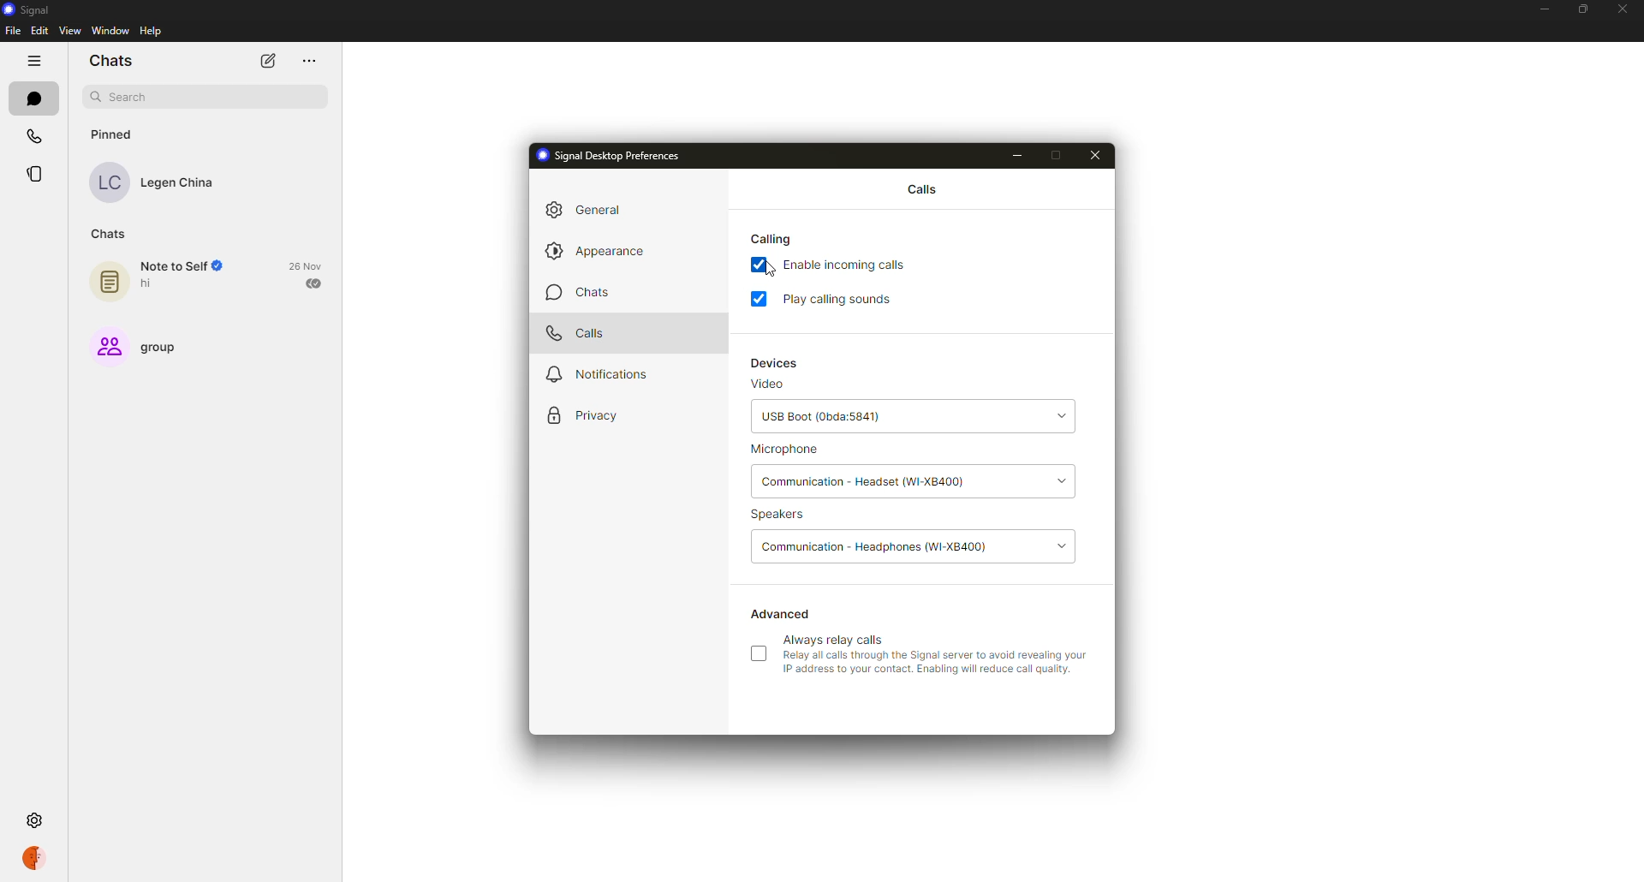  I want to click on pinned, so click(113, 134).